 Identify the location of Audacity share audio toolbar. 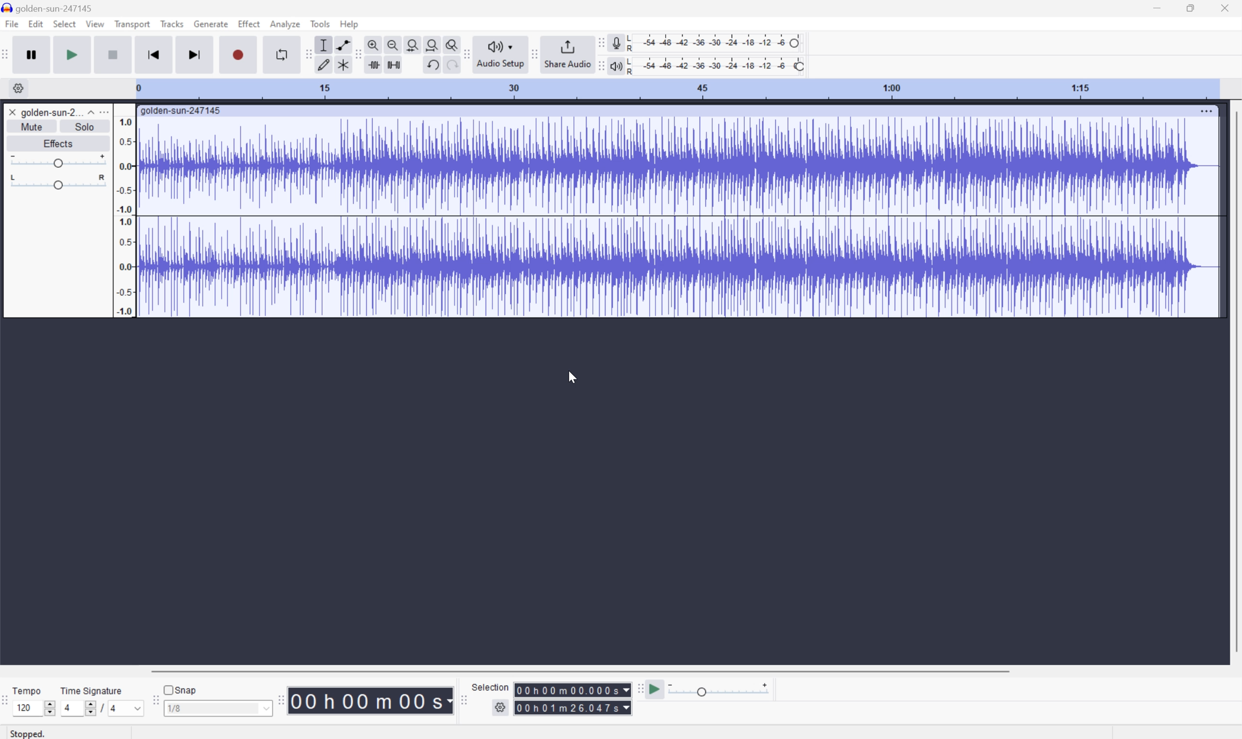
(535, 53).